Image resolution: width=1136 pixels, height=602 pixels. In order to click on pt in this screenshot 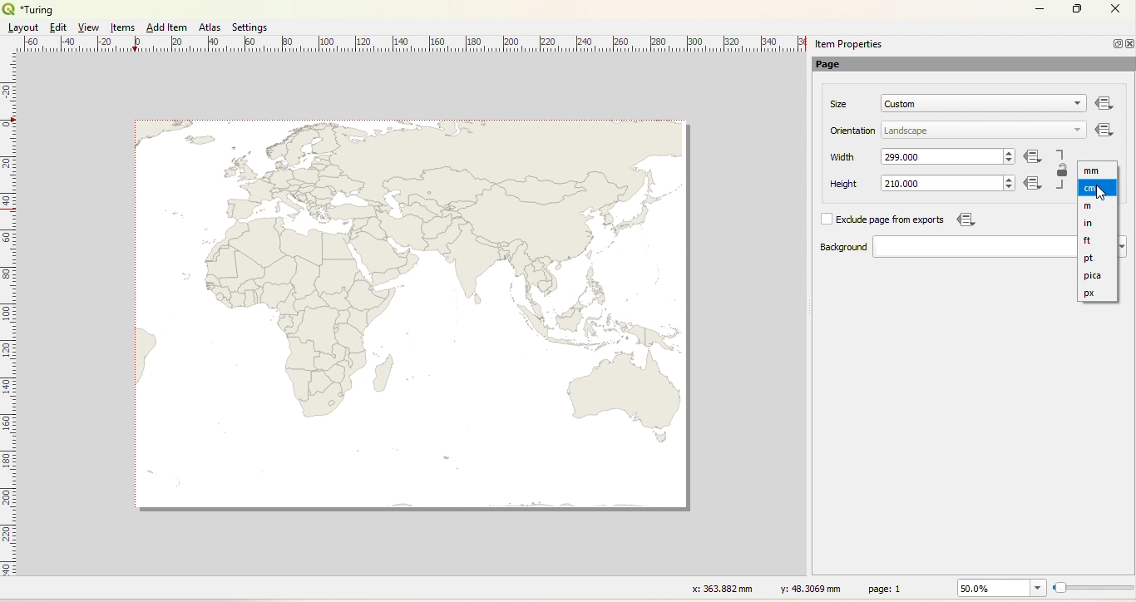, I will do `click(1089, 258)`.